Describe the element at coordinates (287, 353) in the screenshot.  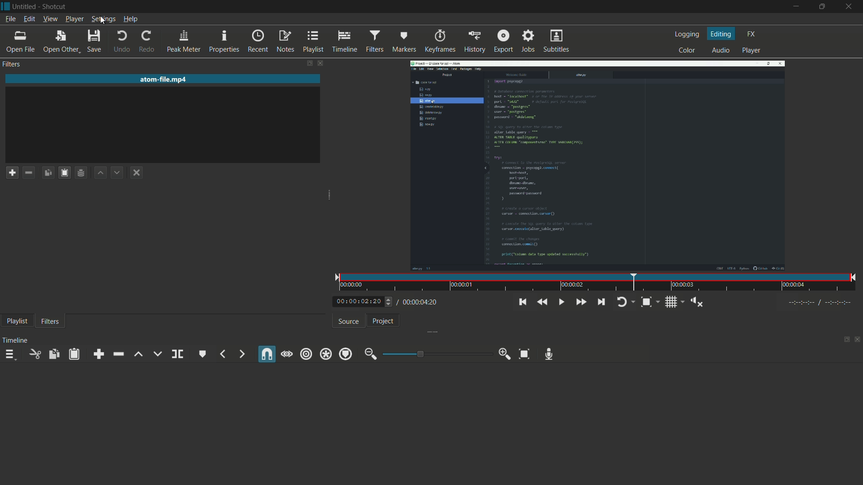
I see `scrub while dragging` at that location.